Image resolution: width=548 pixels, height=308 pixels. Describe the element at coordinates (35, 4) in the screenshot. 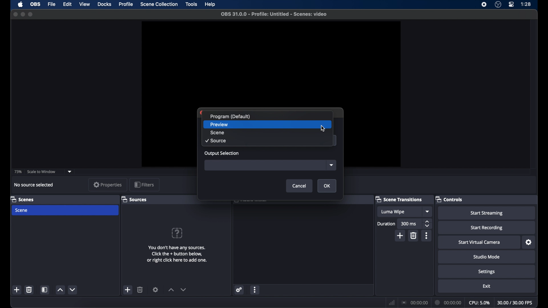

I see `obs` at that location.